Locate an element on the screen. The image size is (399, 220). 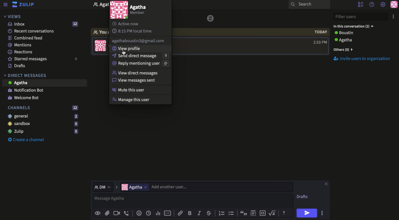
Direct messages is located at coordinates (27, 75).